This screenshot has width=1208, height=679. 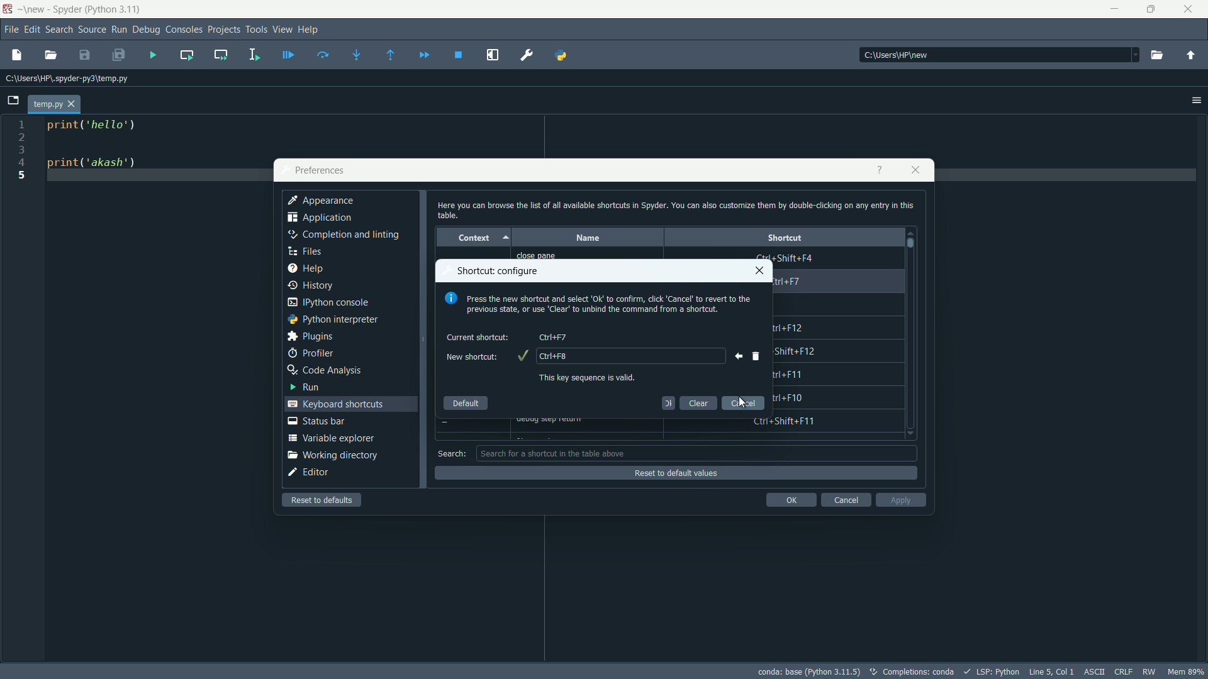 I want to click on editor, so click(x=308, y=473).